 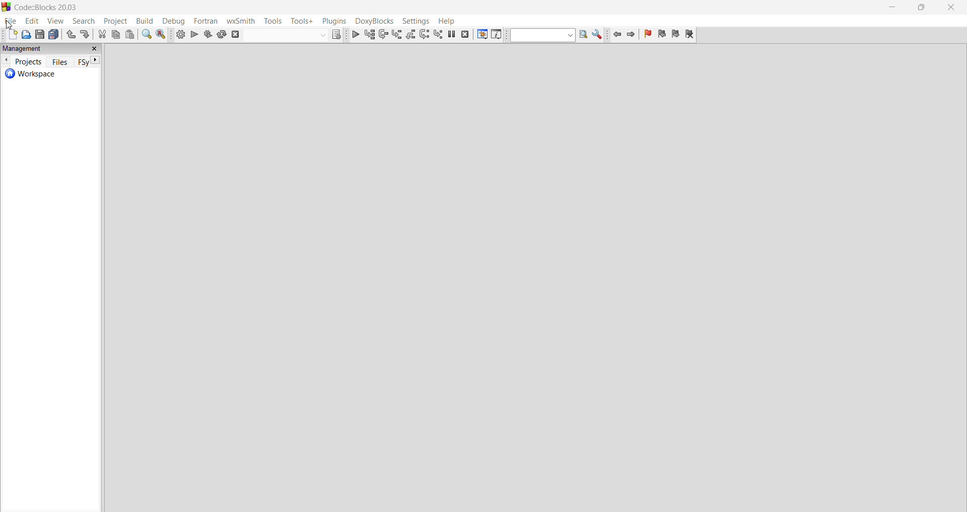 I want to click on add new, so click(x=12, y=35).